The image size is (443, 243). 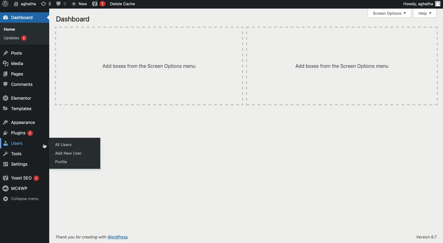 What do you see at coordinates (46, 3) in the screenshot?
I see `Revision` at bounding box center [46, 3].